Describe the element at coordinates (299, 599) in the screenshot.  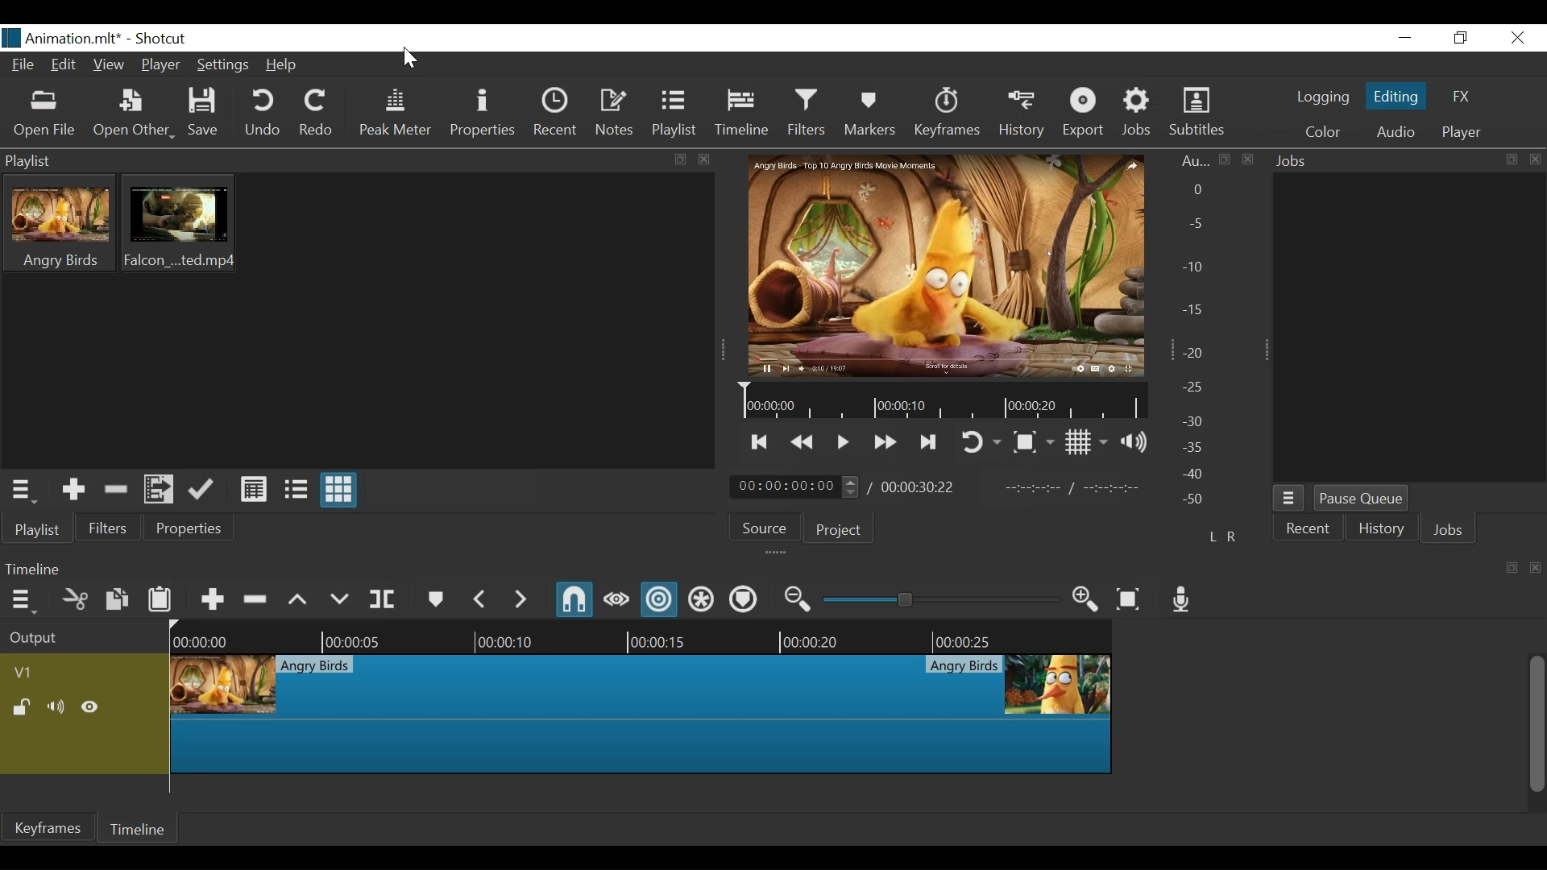
I see `Lift` at that location.